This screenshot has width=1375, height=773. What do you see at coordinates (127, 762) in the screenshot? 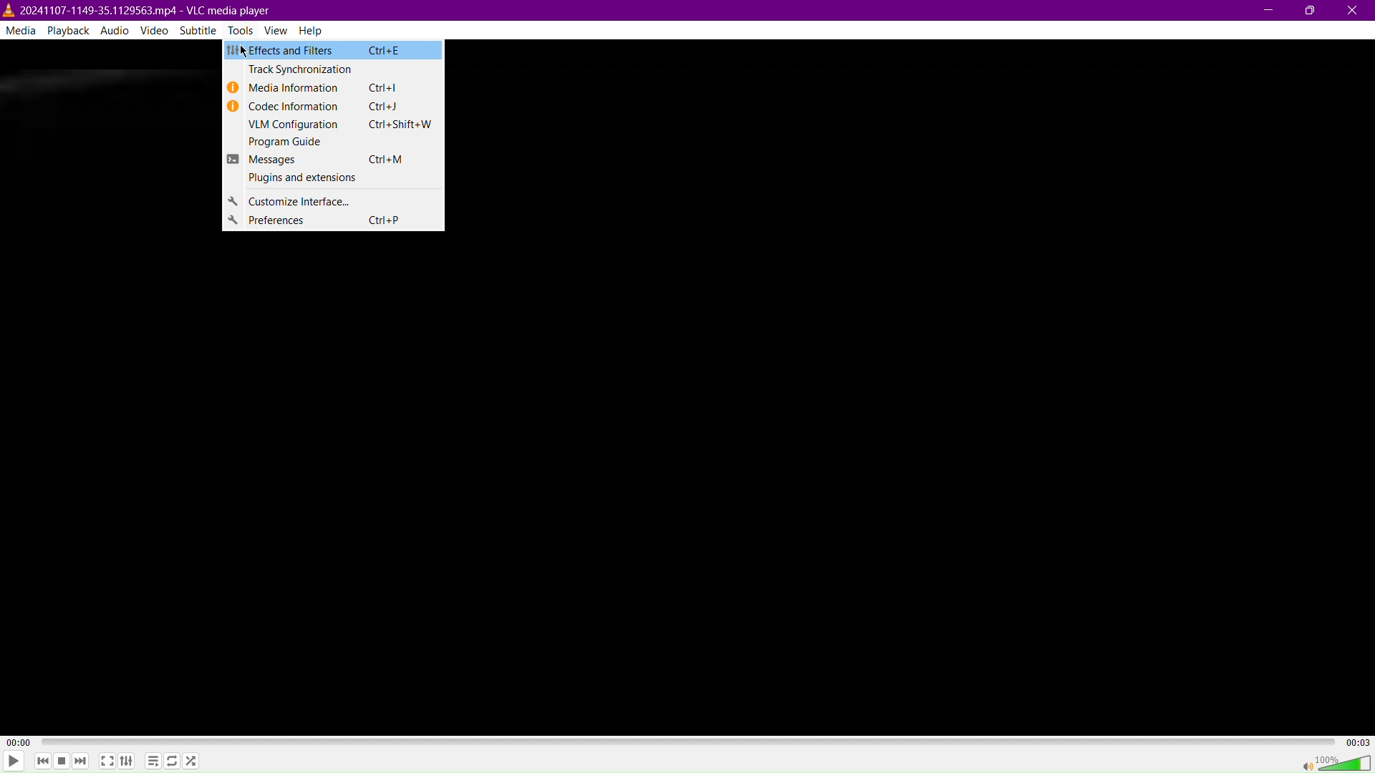
I see `Extended Settings` at bounding box center [127, 762].